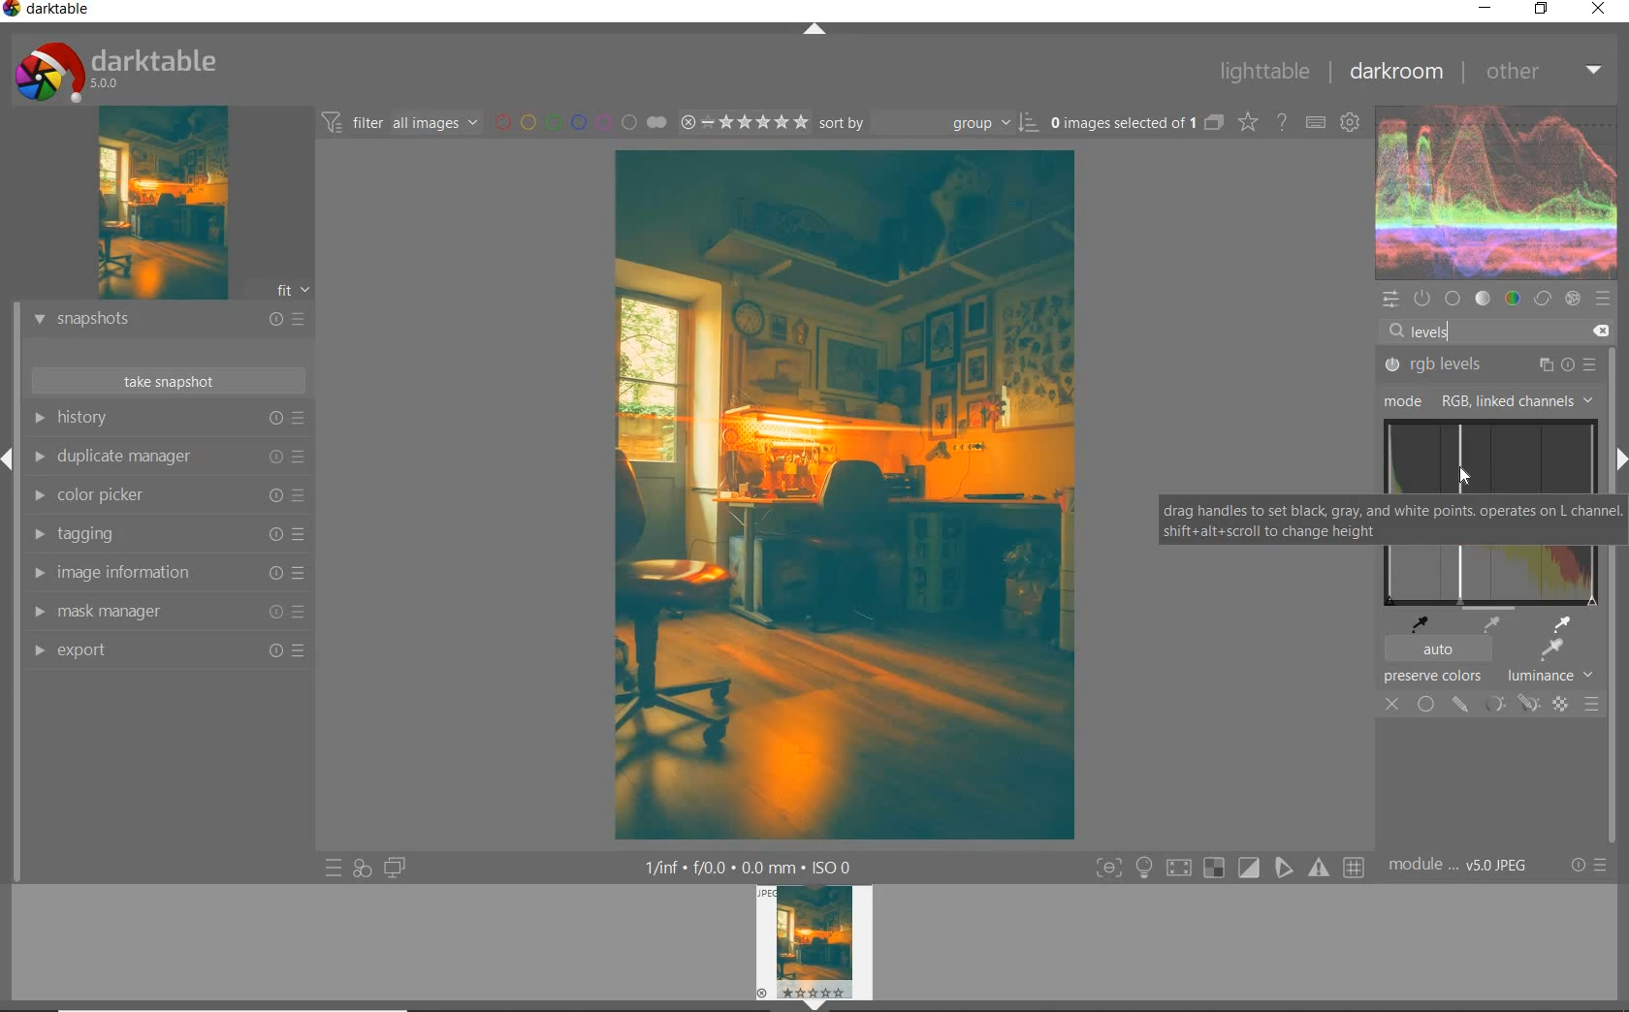 Image resolution: width=1629 pixels, height=1012 pixels. What do you see at coordinates (1392, 704) in the screenshot?
I see `off` at bounding box center [1392, 704].